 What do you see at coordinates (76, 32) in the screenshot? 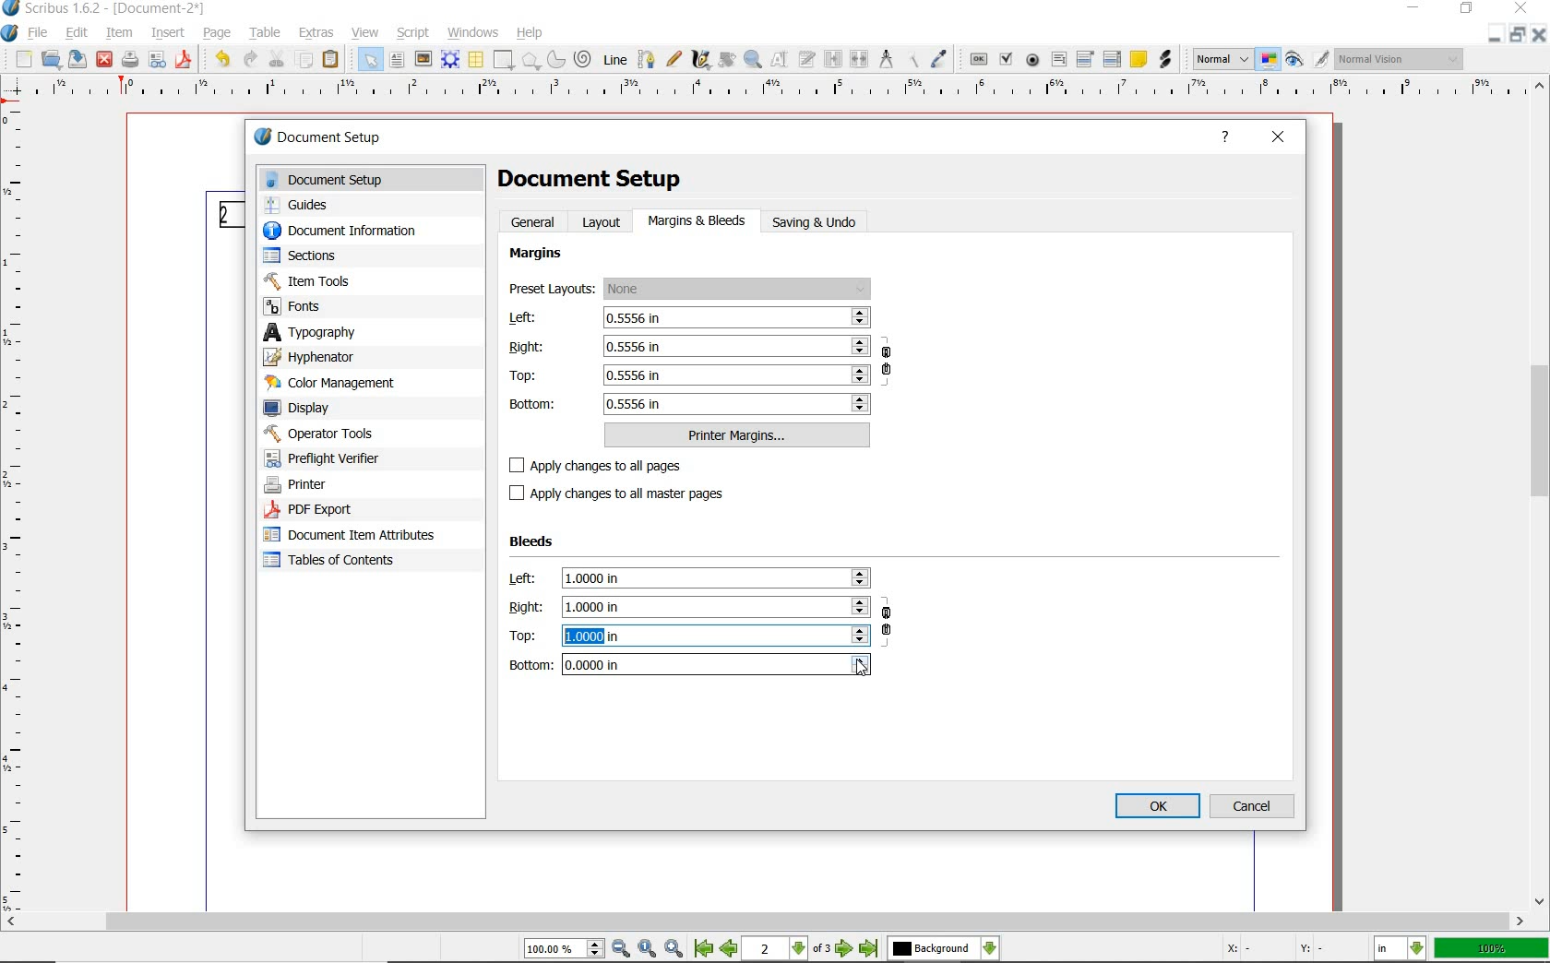
I see `edit` at bounding box center [76, 32].